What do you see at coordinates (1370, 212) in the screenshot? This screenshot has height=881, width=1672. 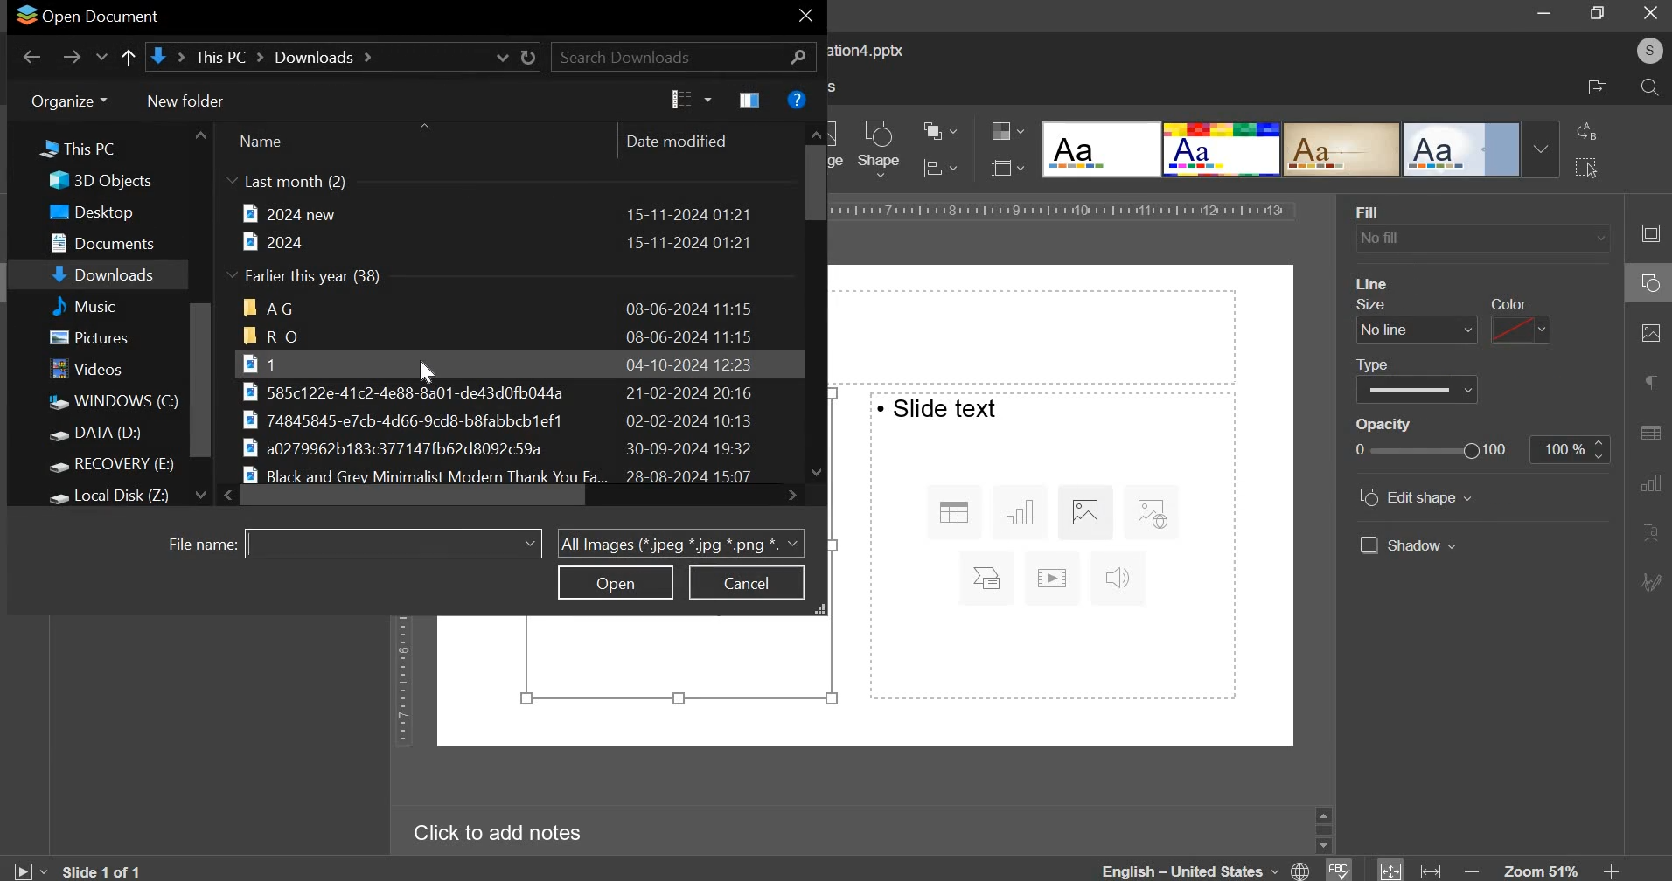 I see `fill` at bounding box center [1370, 212].